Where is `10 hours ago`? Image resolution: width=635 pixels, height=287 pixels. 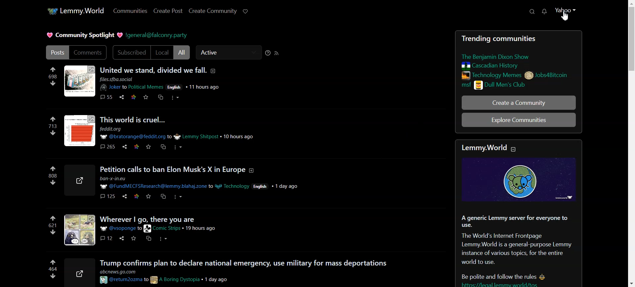 10 hours ago is located at coordinates (240, 137).